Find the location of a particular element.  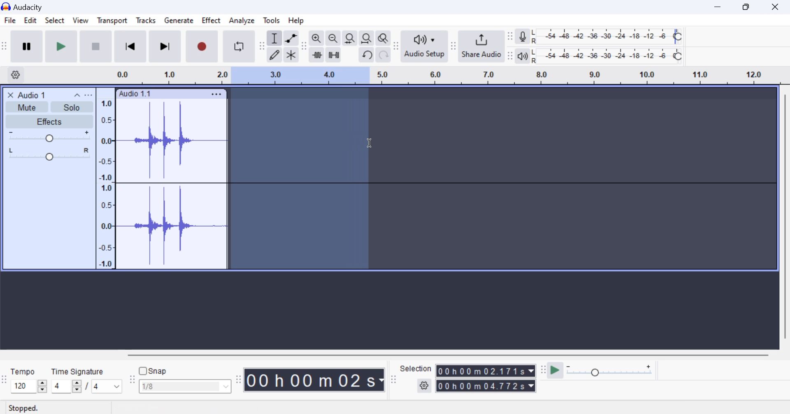

Skip To End is located at coordinates (164, 48).